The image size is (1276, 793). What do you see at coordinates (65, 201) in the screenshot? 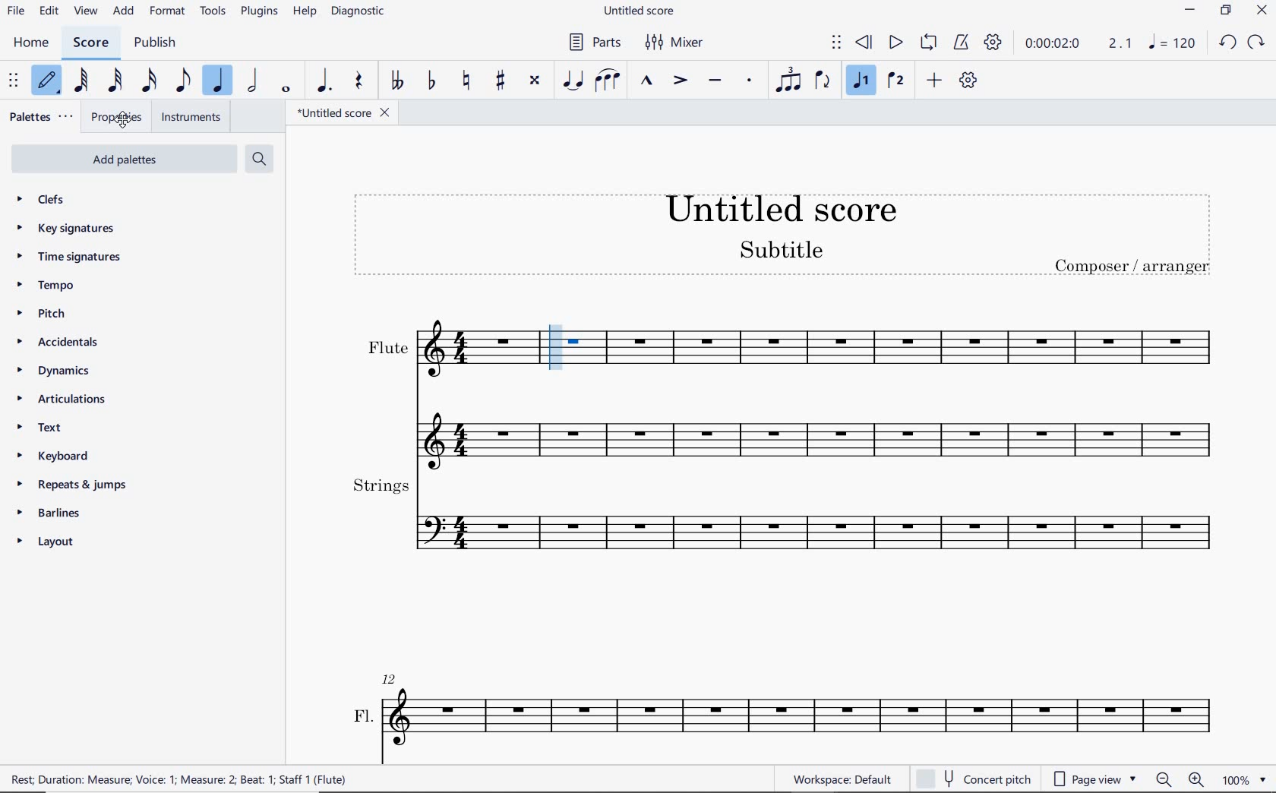
I see `clefs` at bounding box center [65, 201].